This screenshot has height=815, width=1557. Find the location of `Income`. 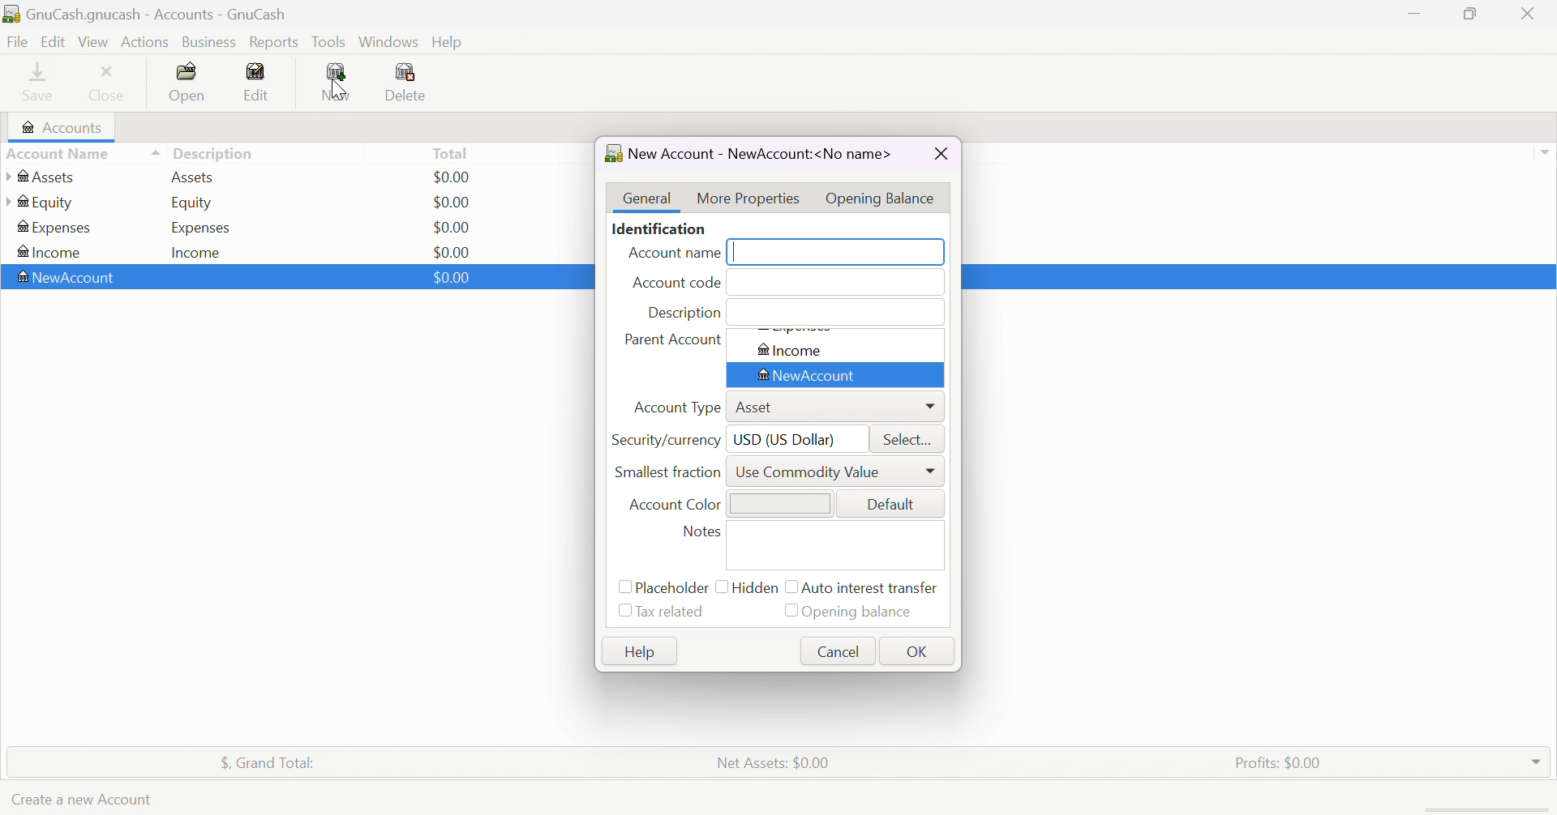

Income is located at coordinates (198, 254).